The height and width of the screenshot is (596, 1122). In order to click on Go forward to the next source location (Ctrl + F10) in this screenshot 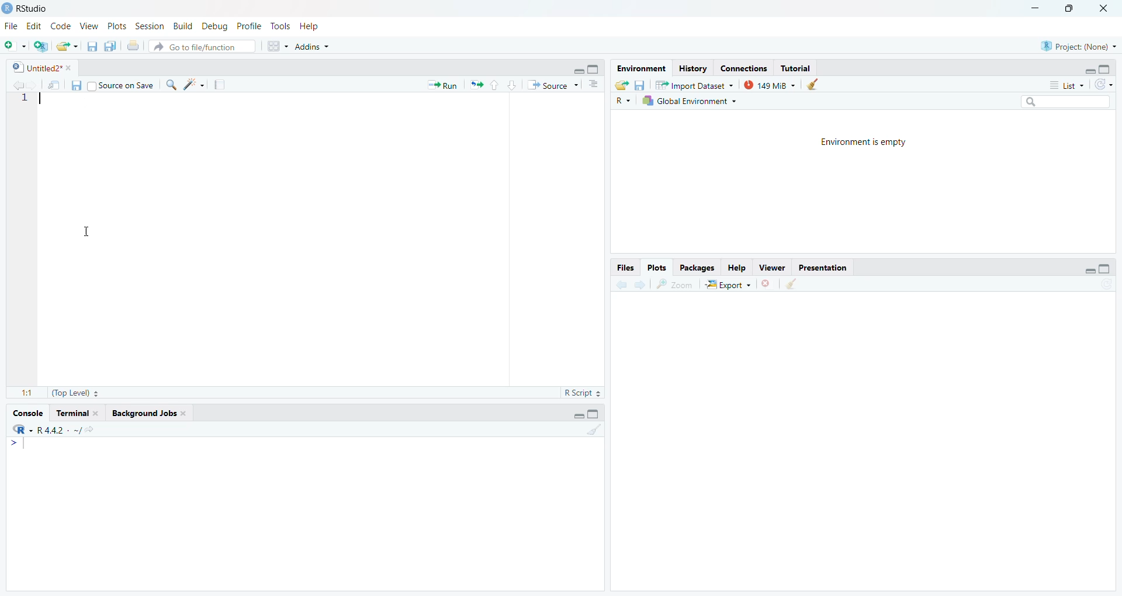, I will do `click(33, 84)`.